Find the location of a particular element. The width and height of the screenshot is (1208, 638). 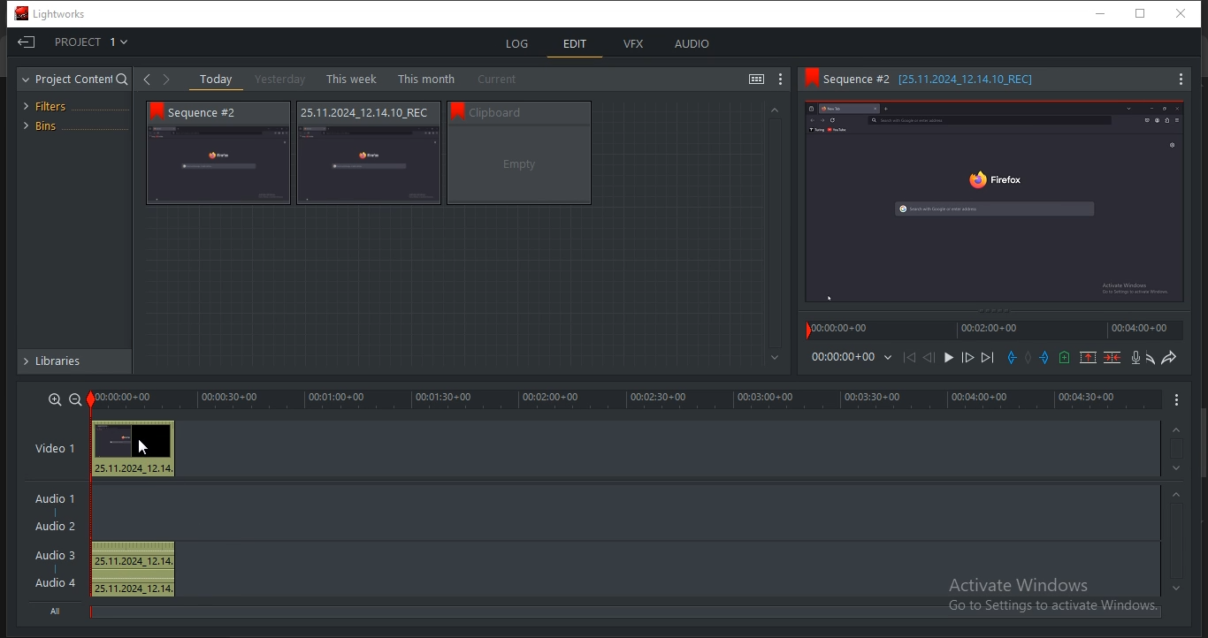

Sequence information is located at coordinates (532, 111).